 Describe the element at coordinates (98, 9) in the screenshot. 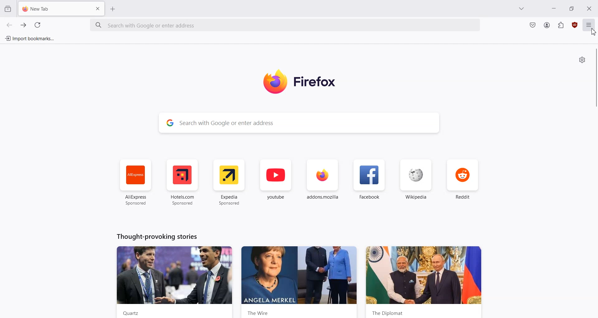

I see `Close Tab` at that location.